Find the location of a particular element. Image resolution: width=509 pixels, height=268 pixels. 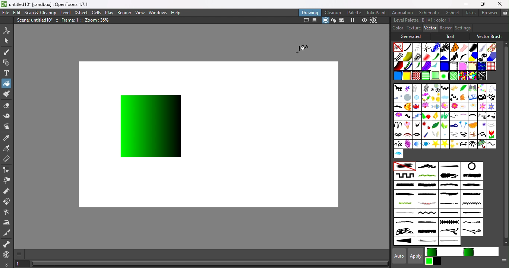

Bubb2 is located at coordinates (408, 98).